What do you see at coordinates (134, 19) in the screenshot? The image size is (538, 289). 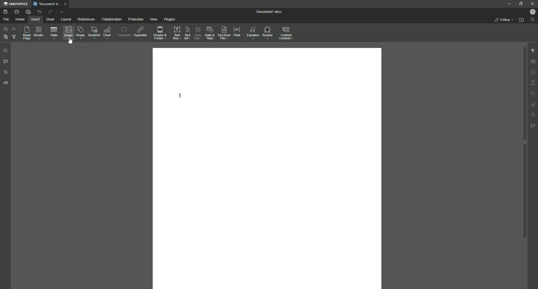 I see `Protection` at bounding box center [134, 19].